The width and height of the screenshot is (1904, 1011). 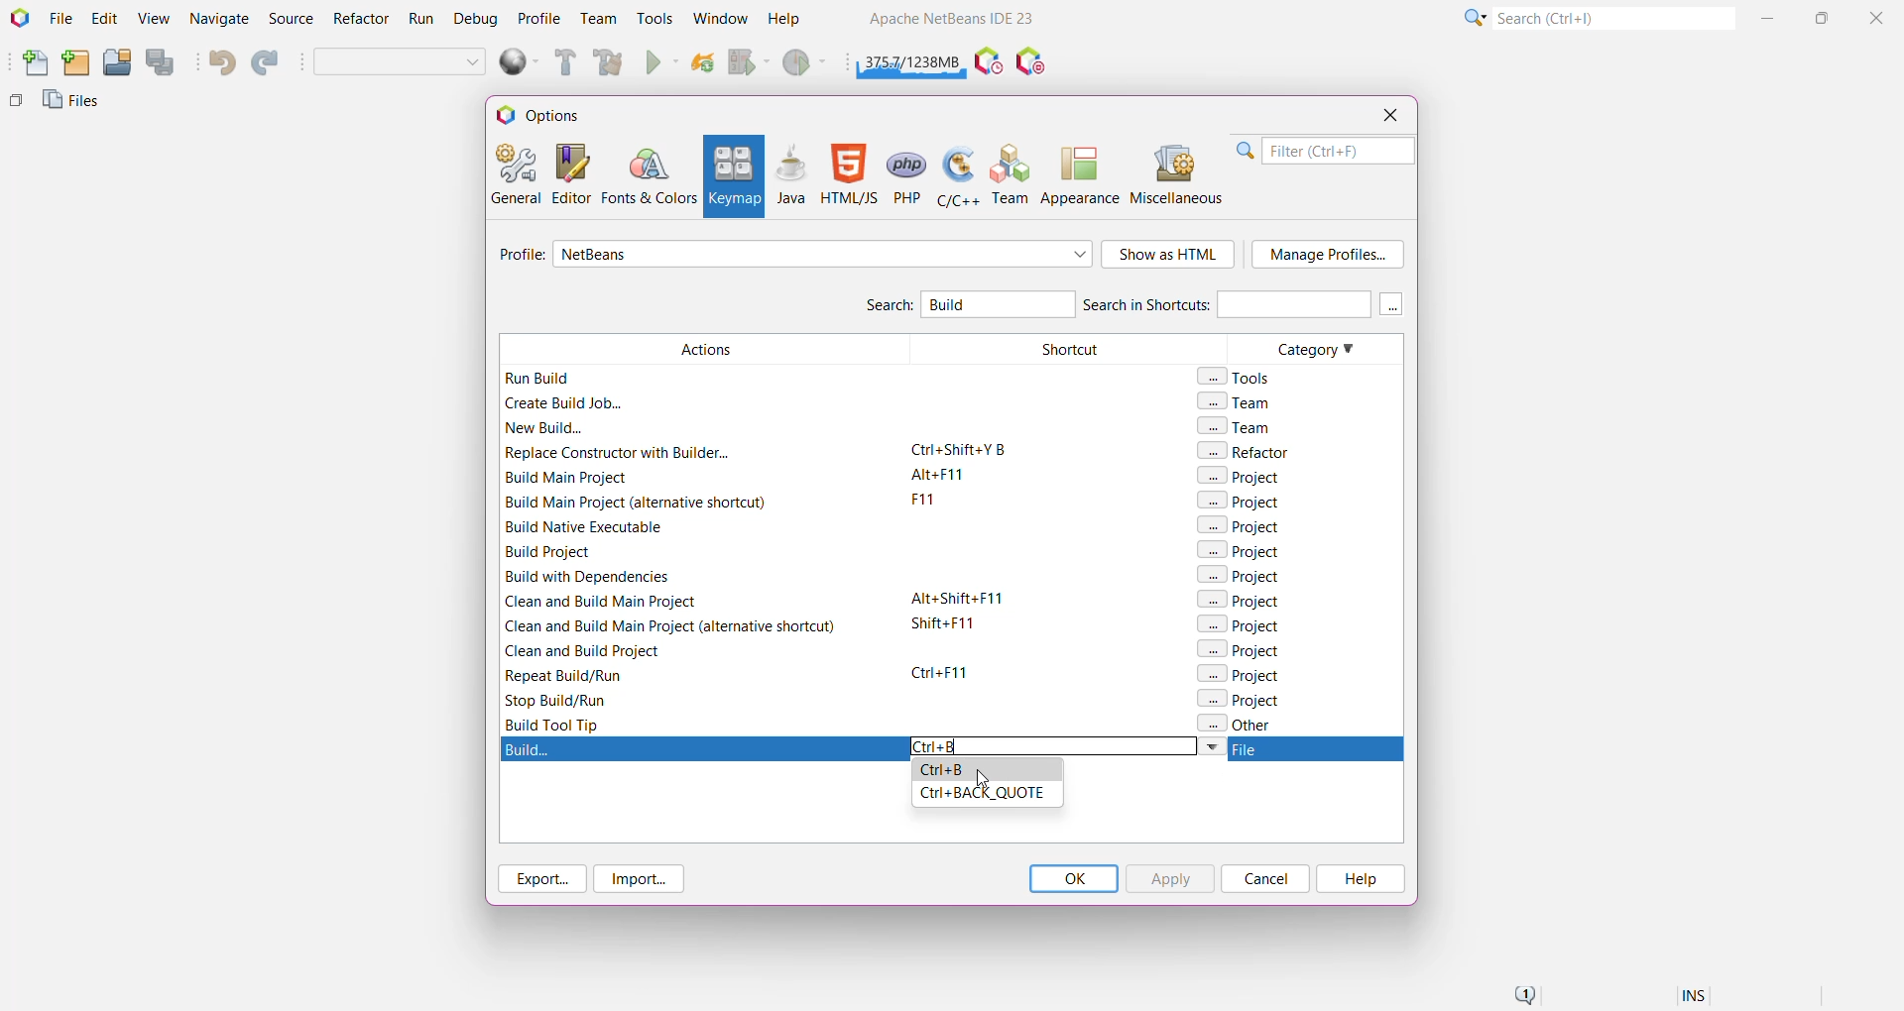 I want to click on Source, so click(x=294, y=19).